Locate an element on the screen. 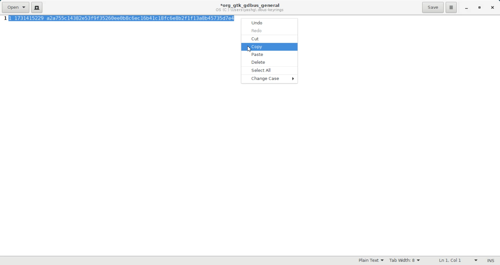 Image resolution: width=500 pixels, height=265 pixels. Plain Text is located at coordinates (371, 261).